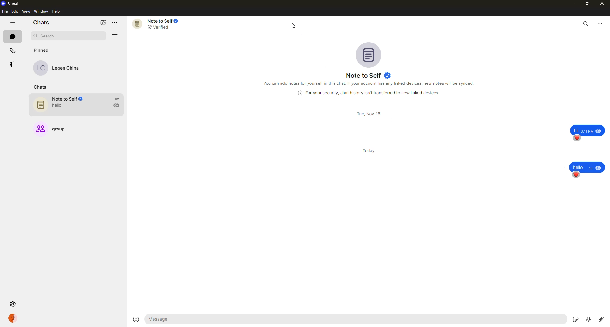 The height and width of the screenshot is (327, 610). I want to click on edit, so click(15, 11).